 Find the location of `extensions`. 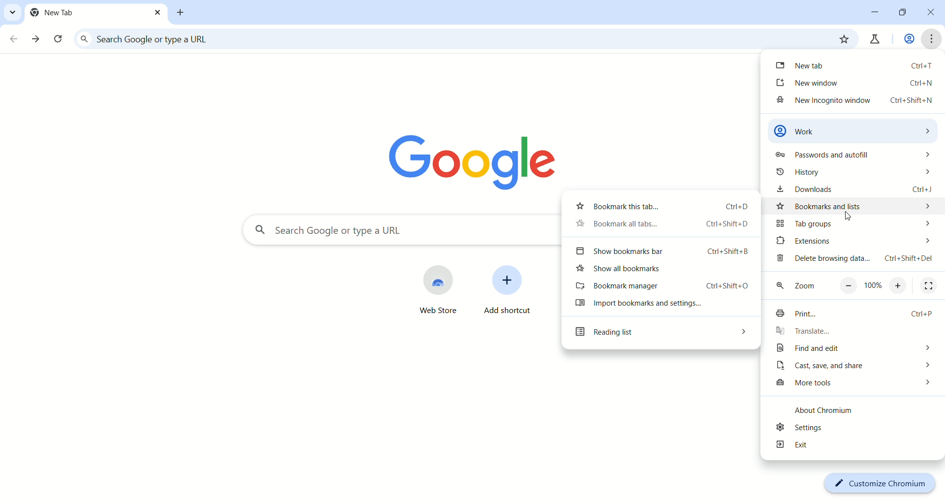

extensions is located at coordinates (853, 241).